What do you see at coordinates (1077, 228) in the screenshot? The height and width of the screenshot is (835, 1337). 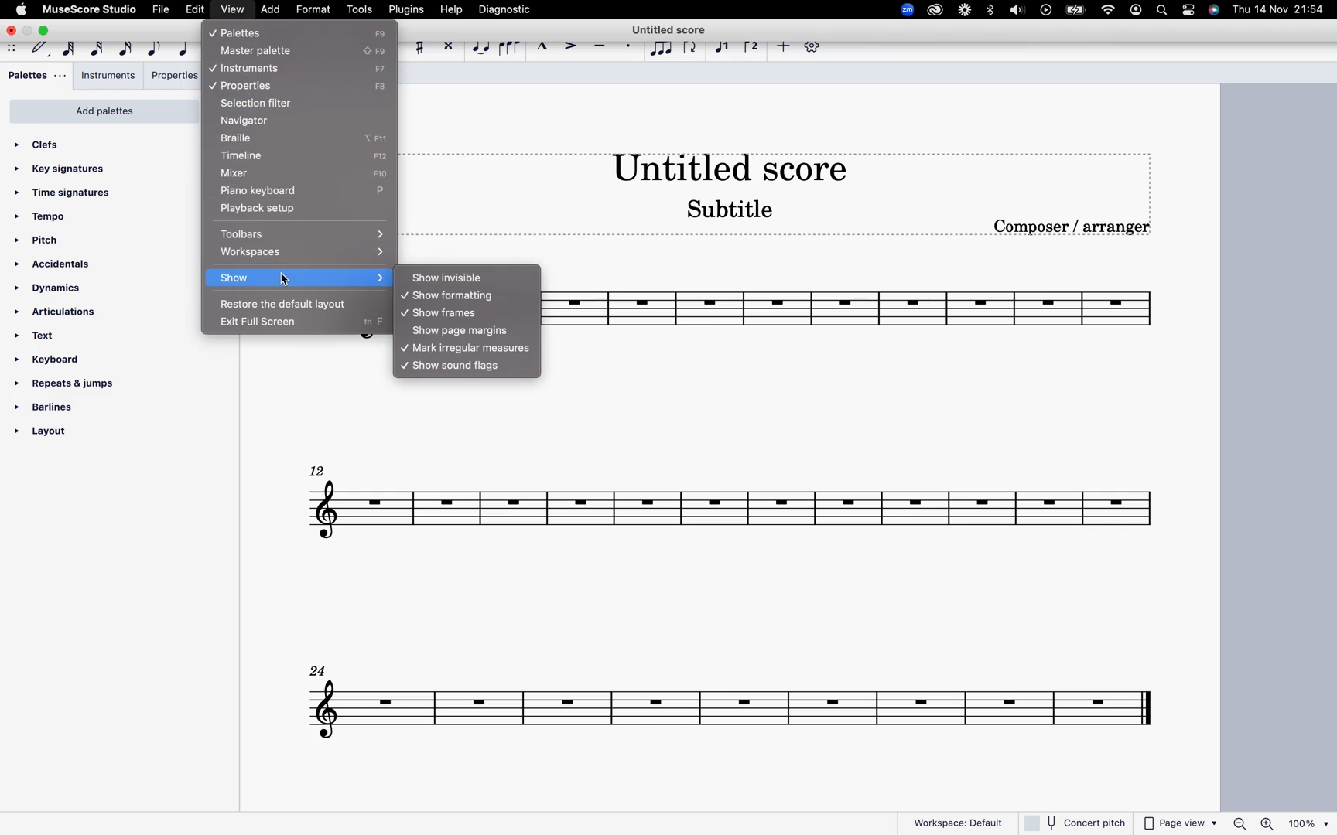 I see `composer / arranger` at bounding box center [1077, 228].